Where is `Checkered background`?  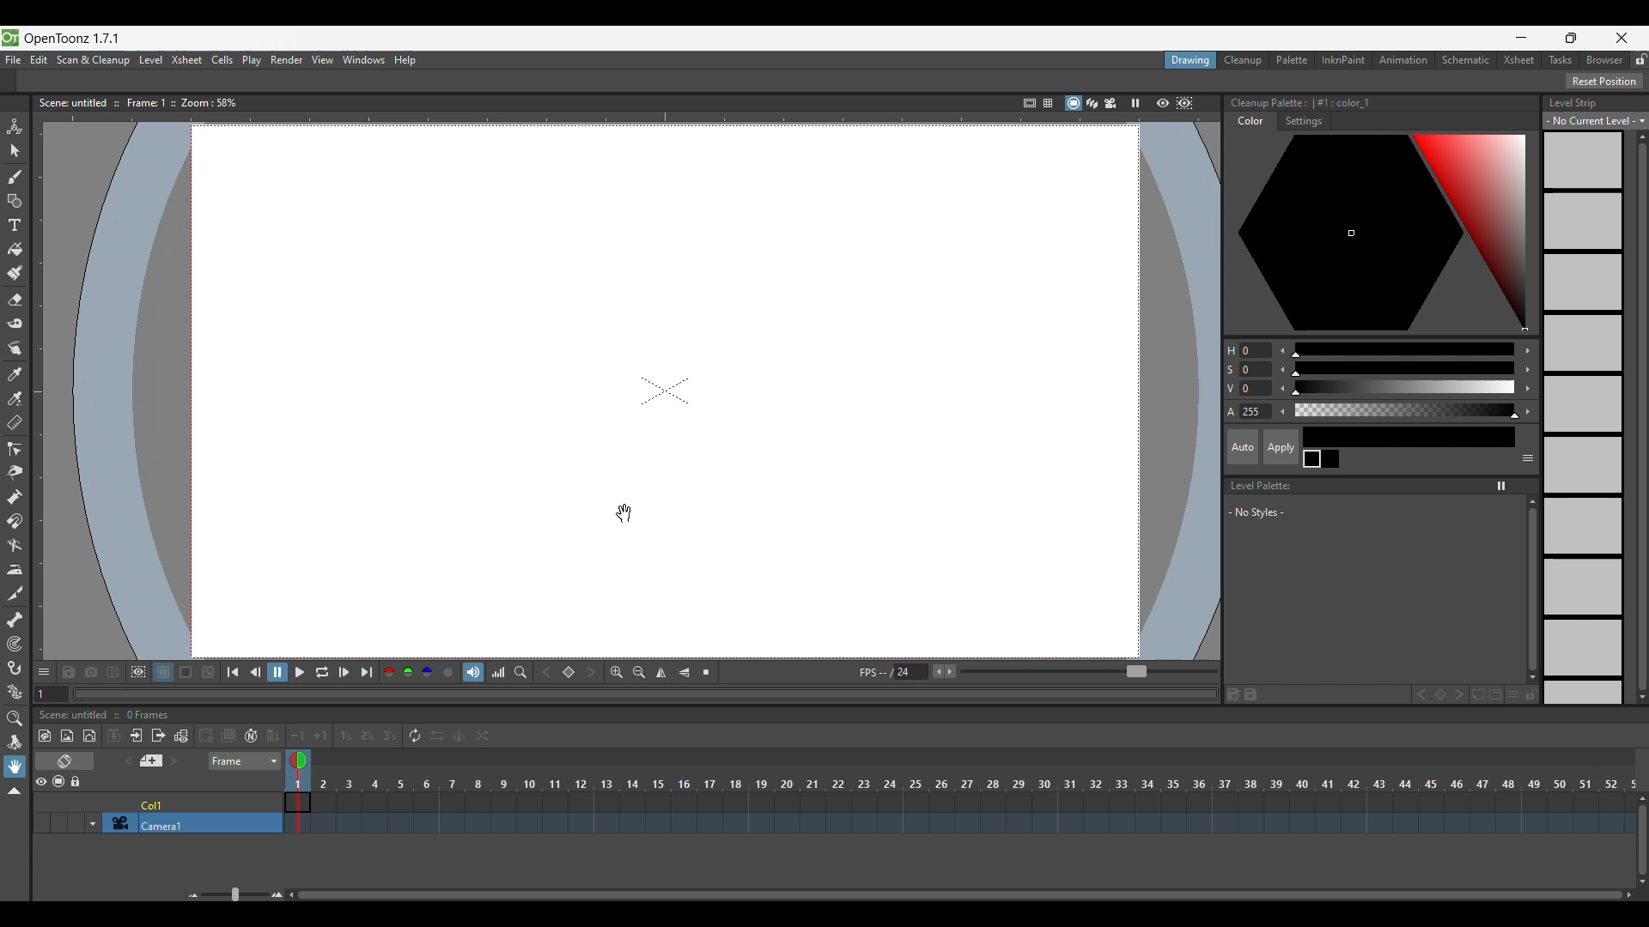
Checkered background is located at coordinates (208, 672).